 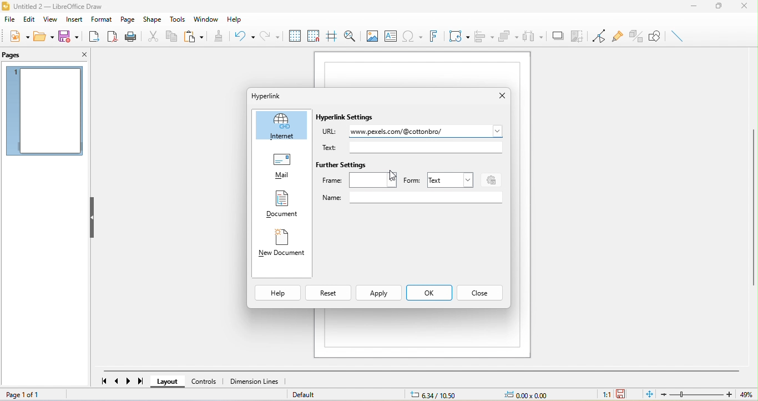 What do you see at coordinates (169, 382) in the screenshot?
I see `layout` at bounding box center [169, 382].